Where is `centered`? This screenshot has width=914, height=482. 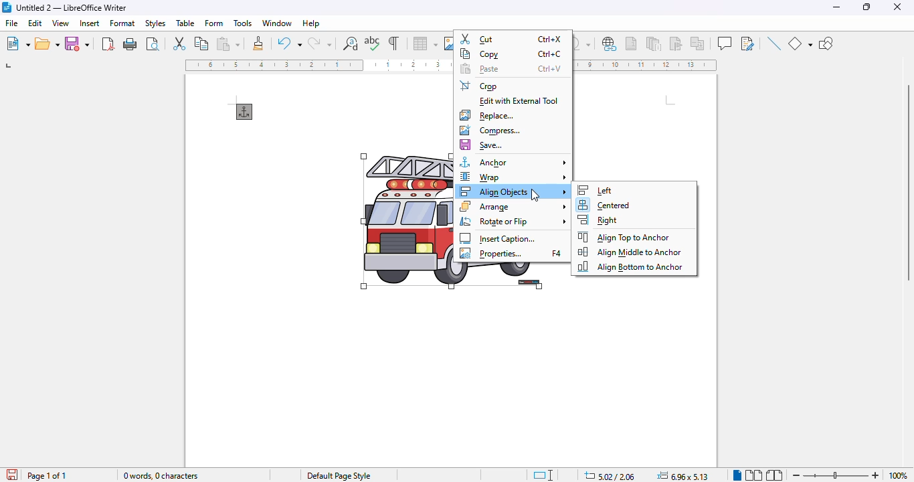
centered is located at coordinates (604, 206).